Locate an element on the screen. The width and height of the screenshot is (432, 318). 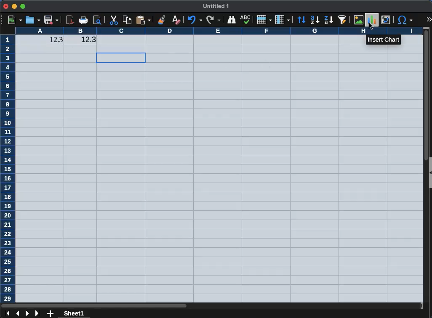
cell selection  is located at coordinates (121, 58).